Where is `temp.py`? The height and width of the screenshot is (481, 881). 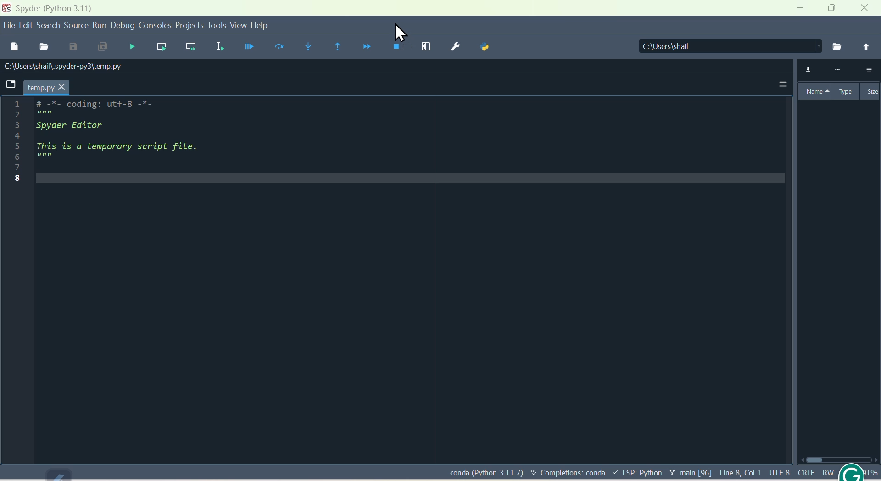 temp.py is located at coordinates (39, 87).